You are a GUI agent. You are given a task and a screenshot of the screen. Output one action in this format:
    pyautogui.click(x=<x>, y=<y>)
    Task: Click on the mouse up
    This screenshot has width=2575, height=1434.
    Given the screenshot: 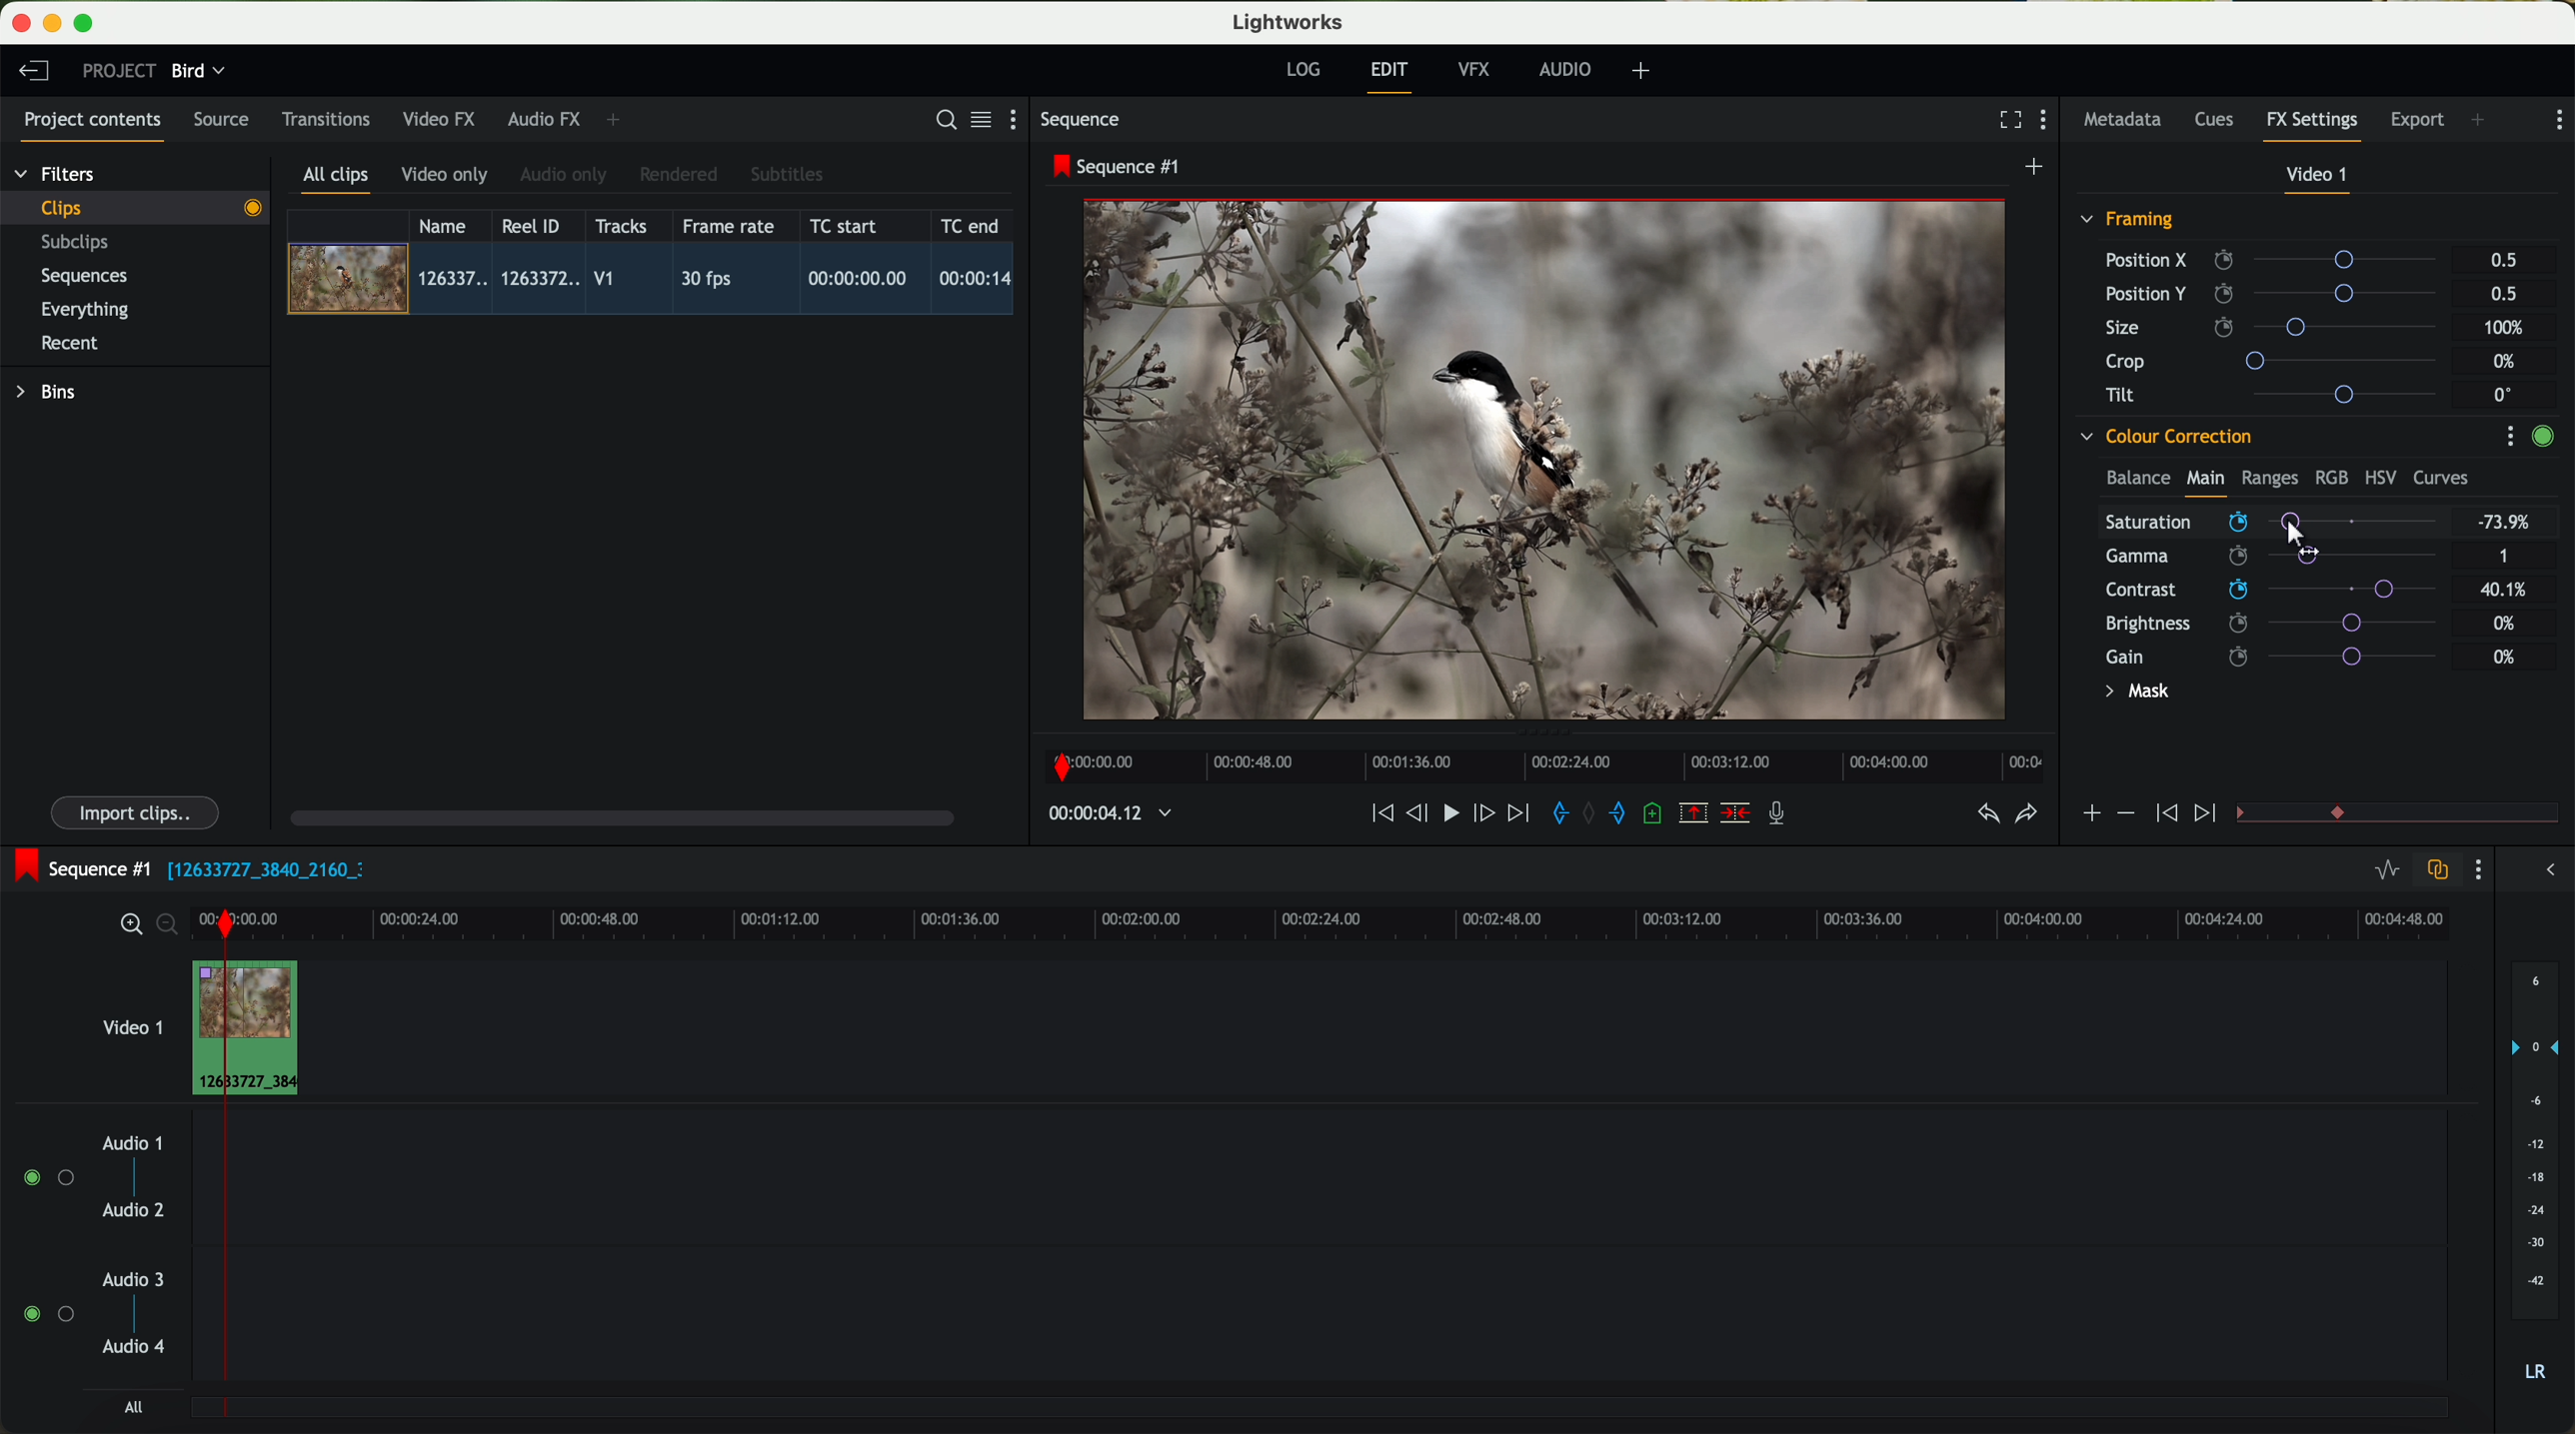 What is the action you would take?
    pyautogui.click(x=2298, y=531)
    